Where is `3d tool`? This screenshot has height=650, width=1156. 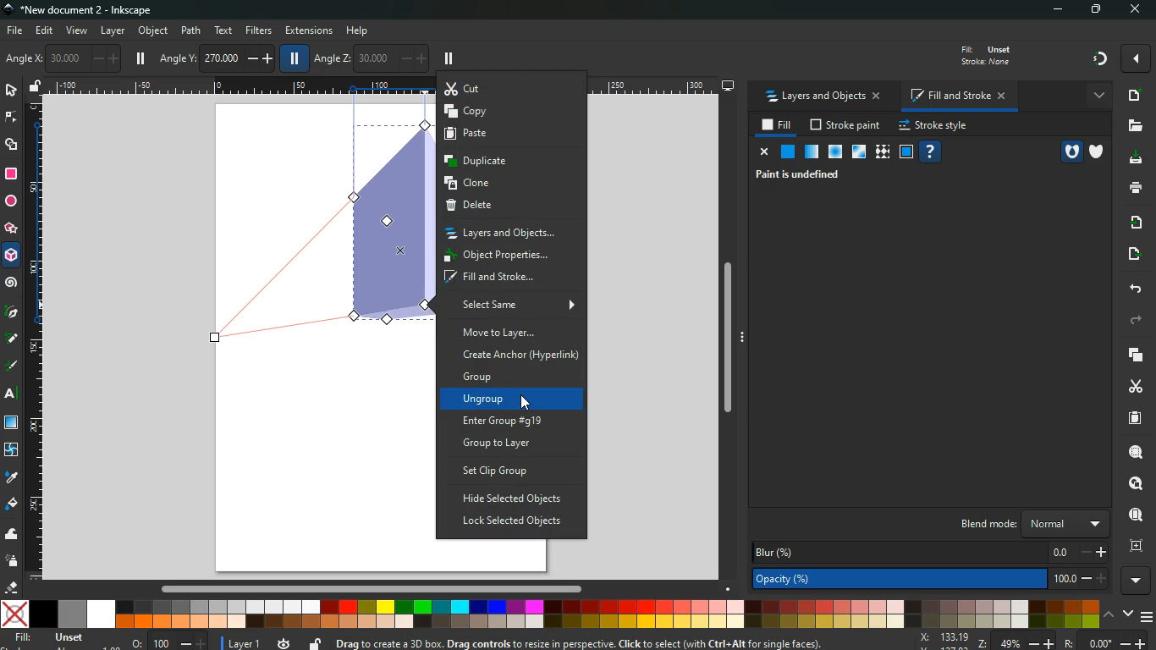 3d tool is located at coordinates (323, 223).